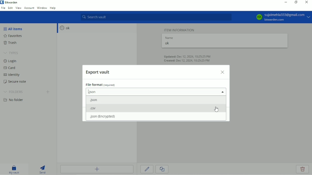  What do you see at coordinates (18, 82) in the screenshot?
I see `Secure note` at bounding box center [18, 82].